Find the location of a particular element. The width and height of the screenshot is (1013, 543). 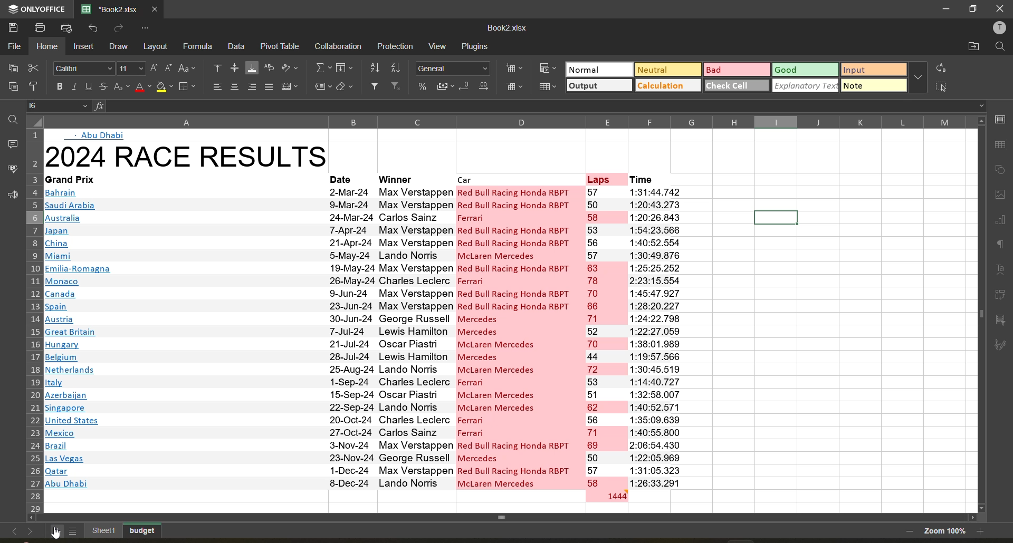

home is located at coordinates (47, 46).